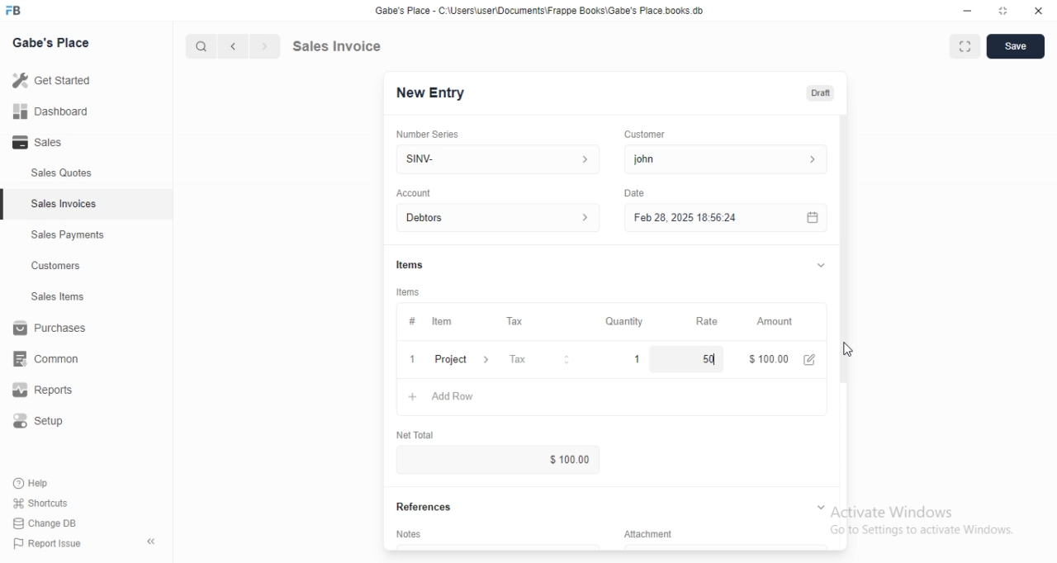 The width and height of the screenshot is (1057, 563). What do you see at coordinates (812, 359) in the screenshot?
I see `edit` at bounding box center [812, 359].